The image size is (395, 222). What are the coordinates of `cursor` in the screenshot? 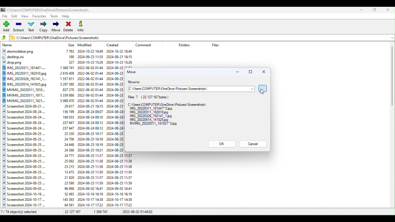 It's located at (262, 92).